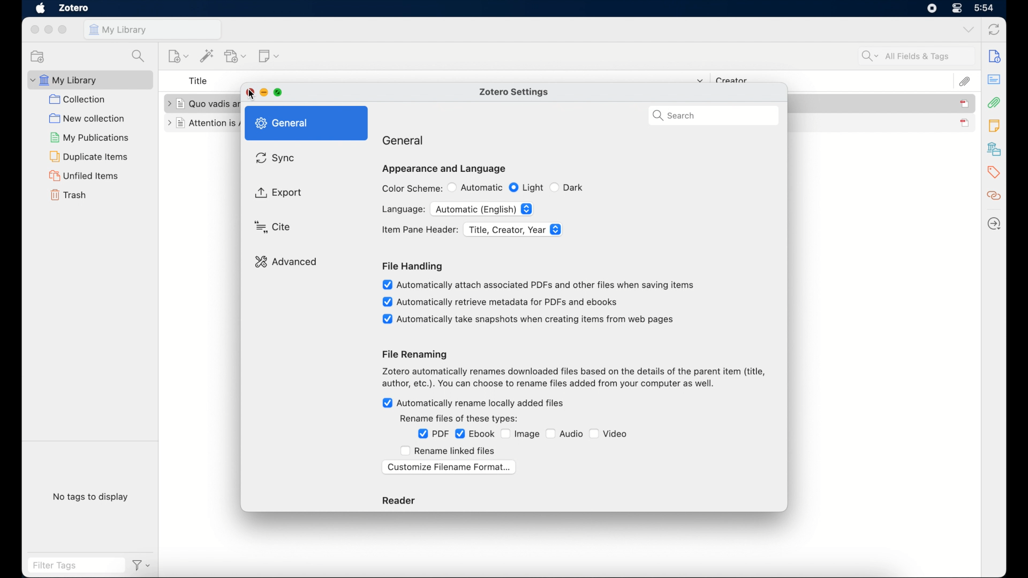  What do you see at coordinates (276, 159) in the screenshot?
I see `sync` at bounding box center [276, 159].